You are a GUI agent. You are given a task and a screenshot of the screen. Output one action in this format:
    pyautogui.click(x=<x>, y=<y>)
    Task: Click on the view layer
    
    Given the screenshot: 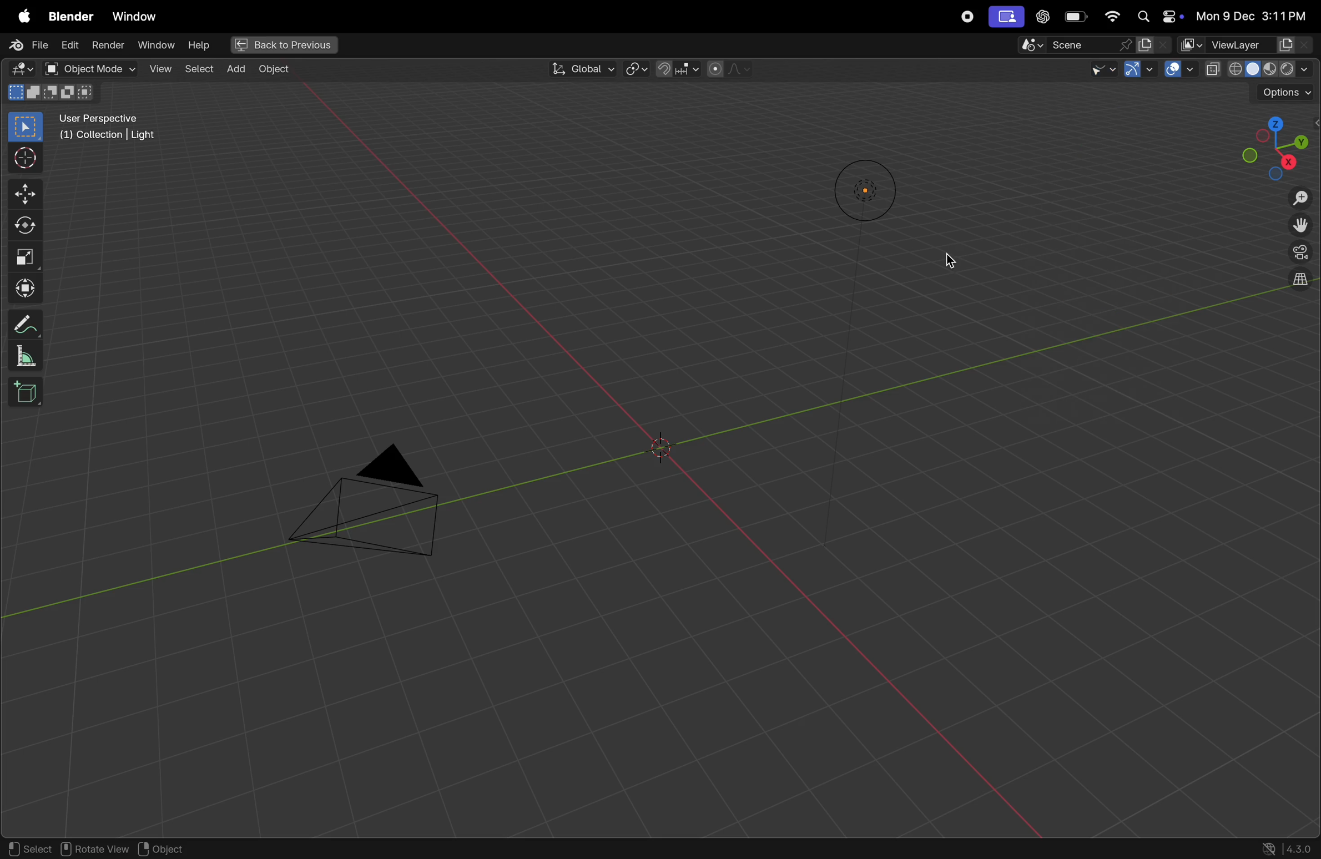 What is the action you would take?
    pyautogui.click(x=1247, y=45)
    